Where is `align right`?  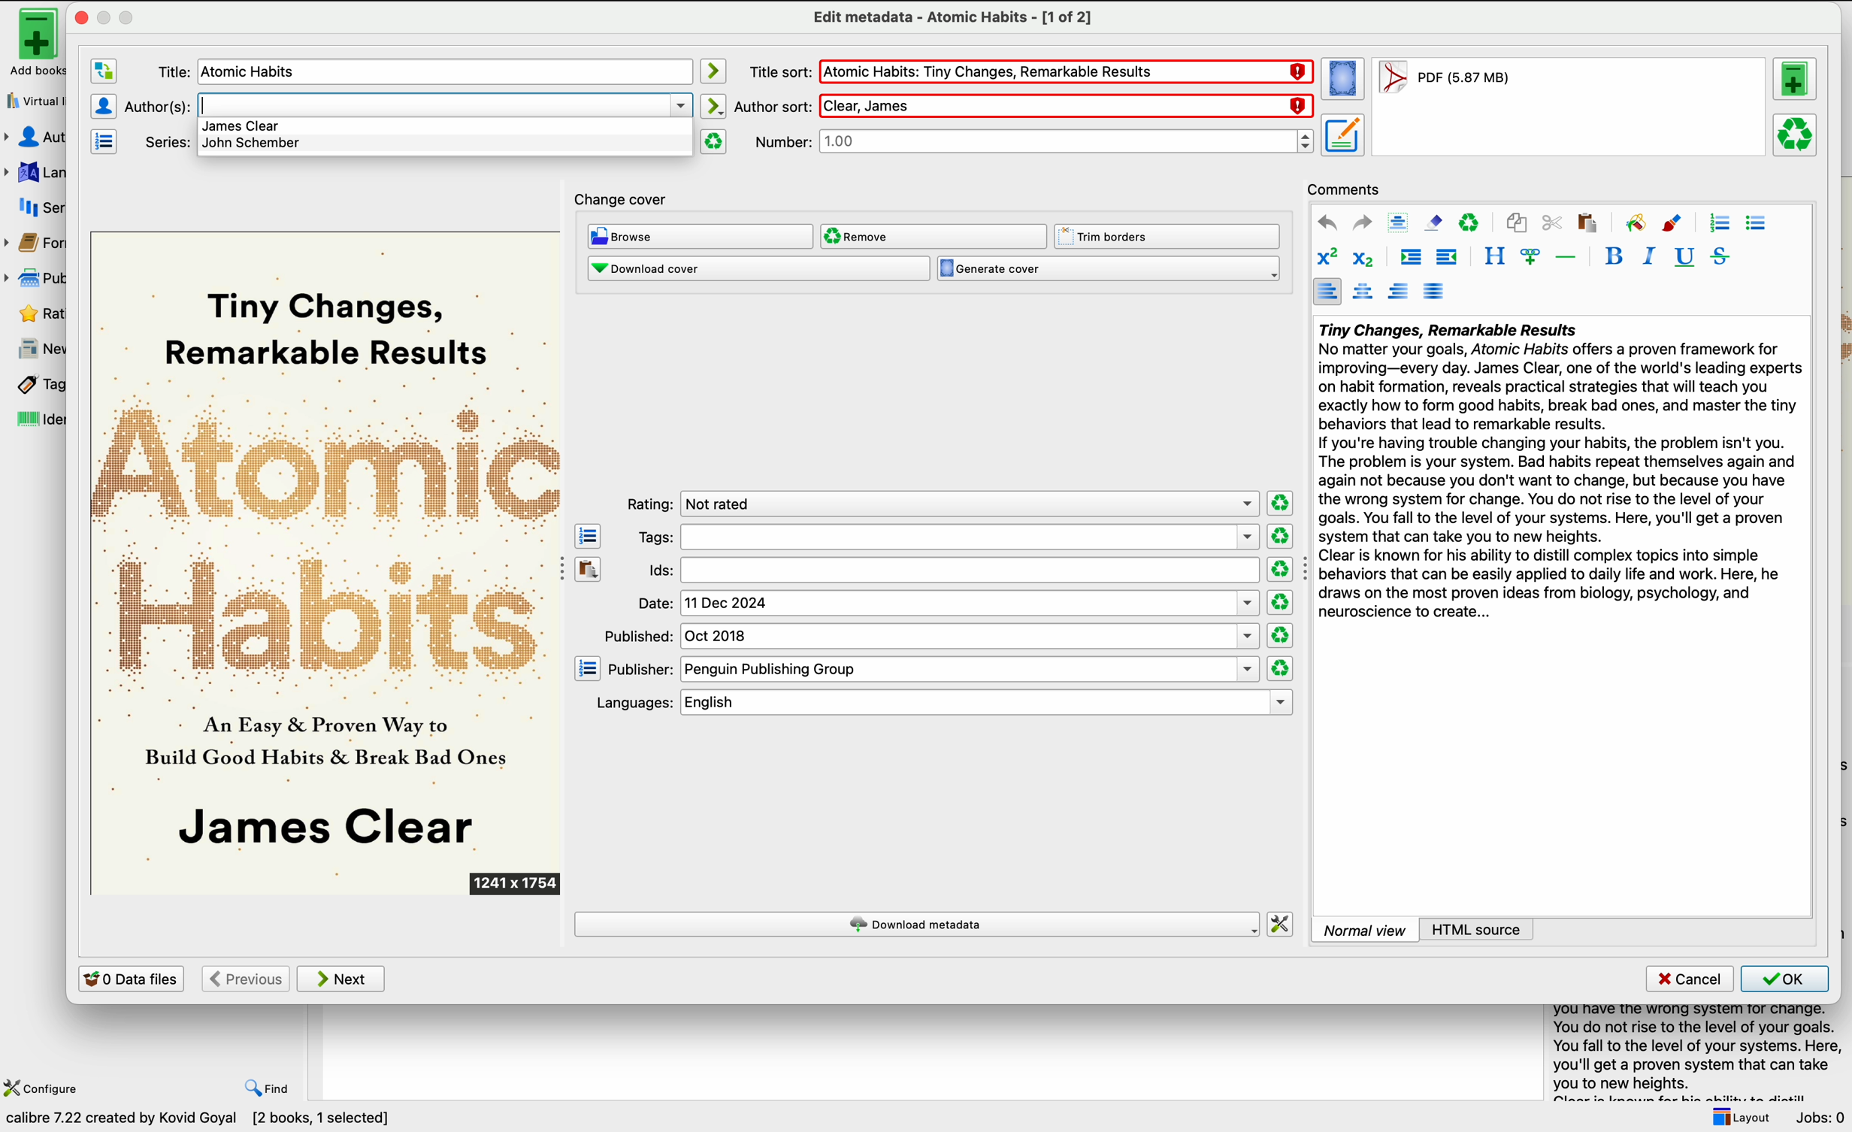
align right is located at coordinates (1400, 291).